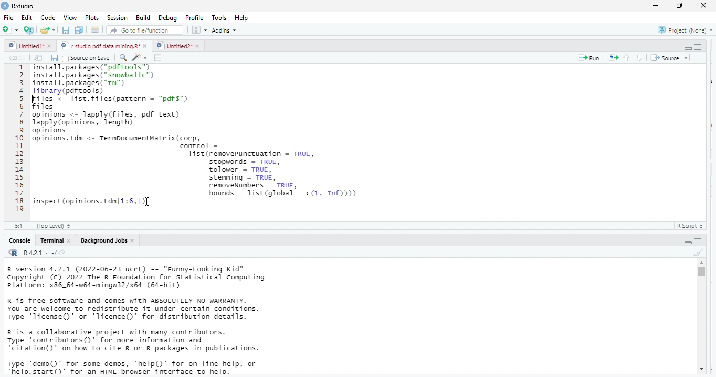 The width and height of the screenshot is (716, 377). I want to click on close, so click(197, 46).